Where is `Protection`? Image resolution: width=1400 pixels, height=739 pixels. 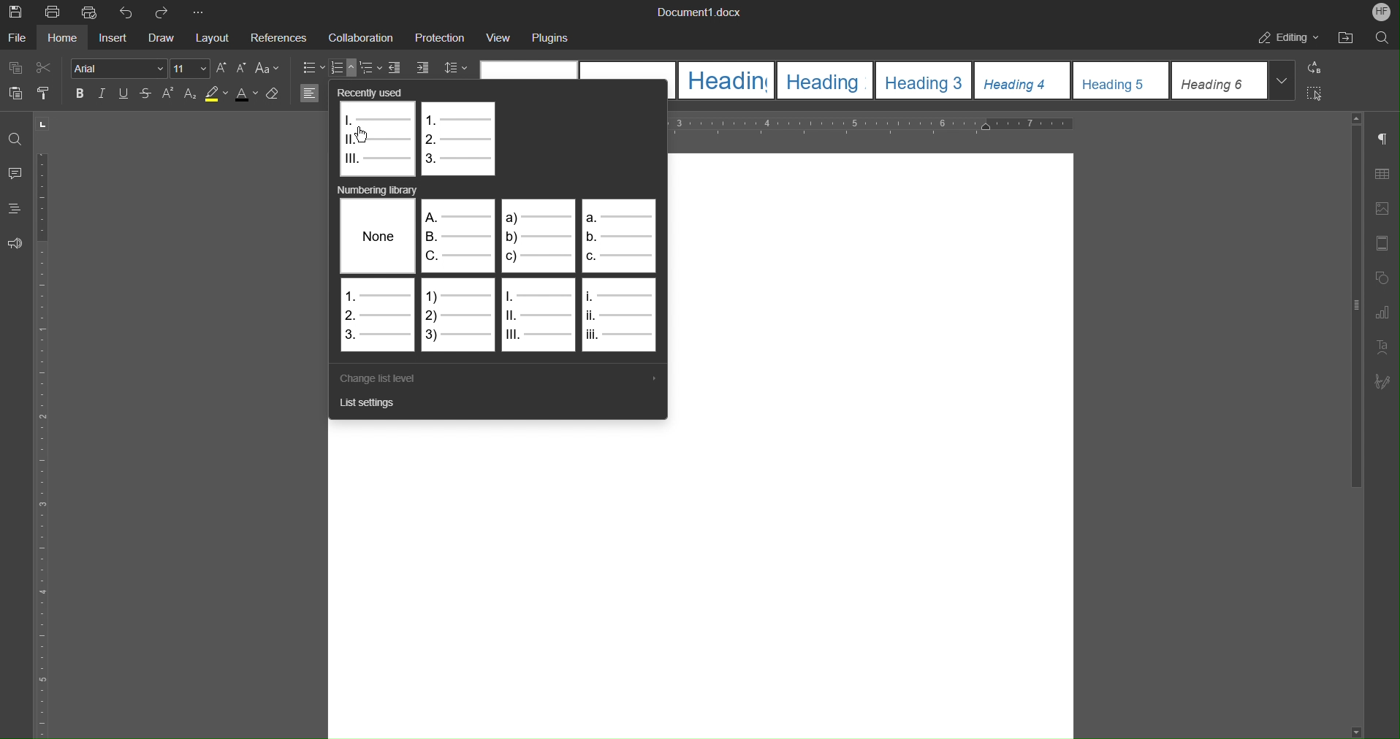 Protection is located at coordinates (438, 38).